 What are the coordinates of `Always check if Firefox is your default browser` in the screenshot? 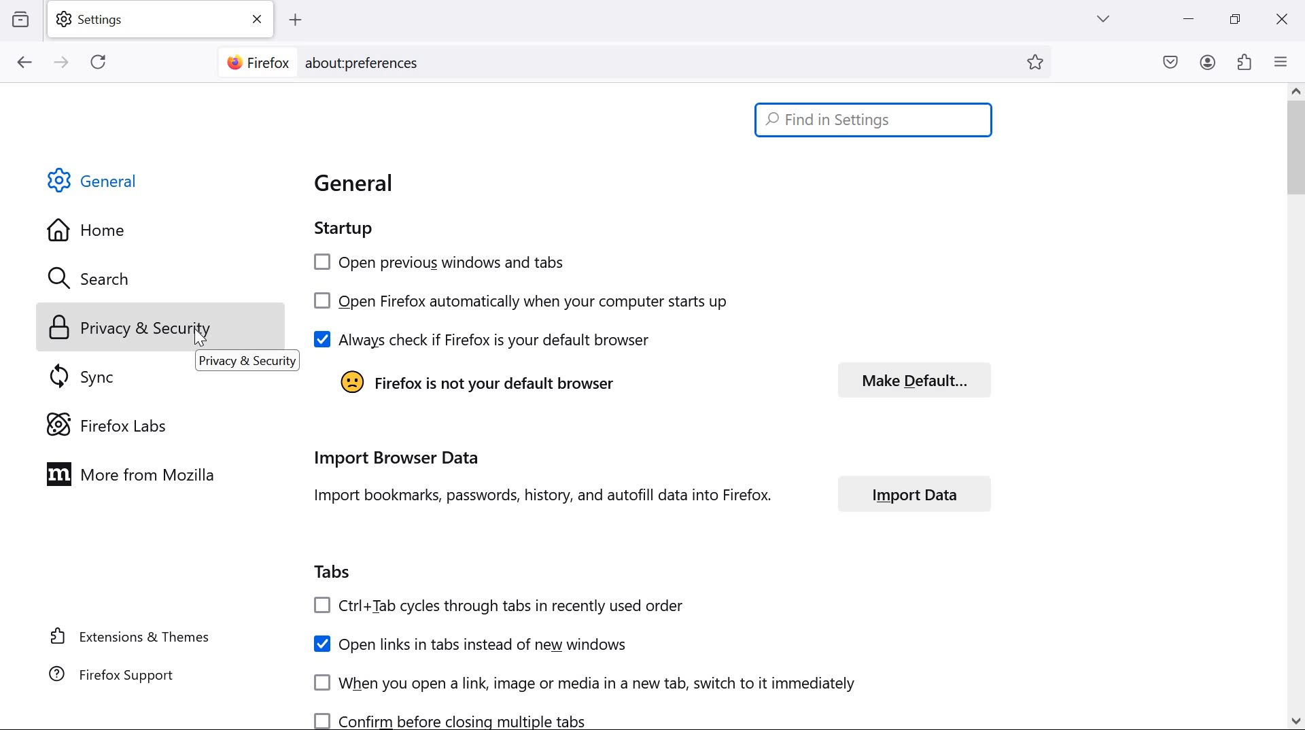 It's located at (481, 338).